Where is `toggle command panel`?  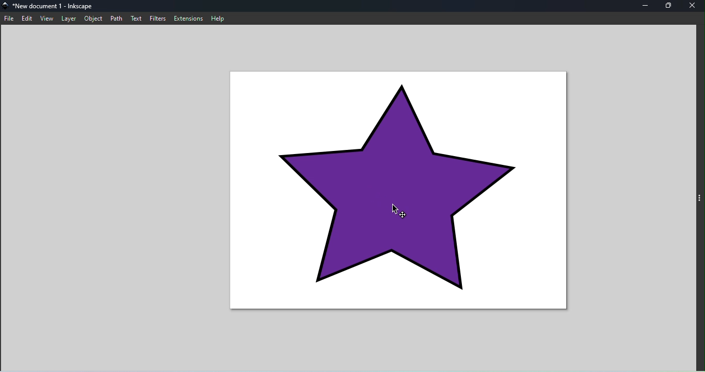 toggle command panel is located at coordinates (700, 200).